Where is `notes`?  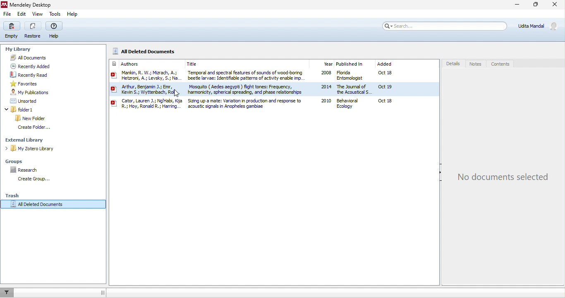 notes is located at coordinates (475, 64).